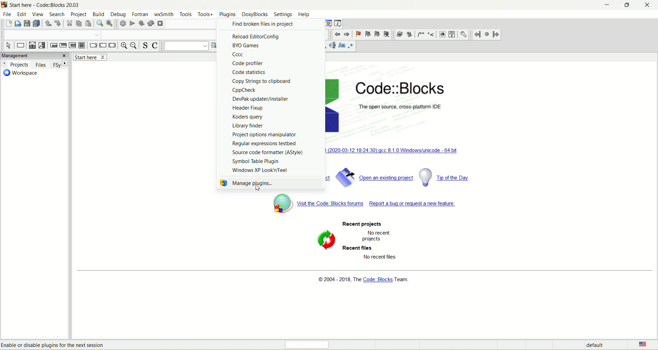 Image resolution: width=658 pixels, height=350 pixels. What do you see at coordinates (258, 189) in the screenshot?
I see `cursor` at bounding box center [258, 189].